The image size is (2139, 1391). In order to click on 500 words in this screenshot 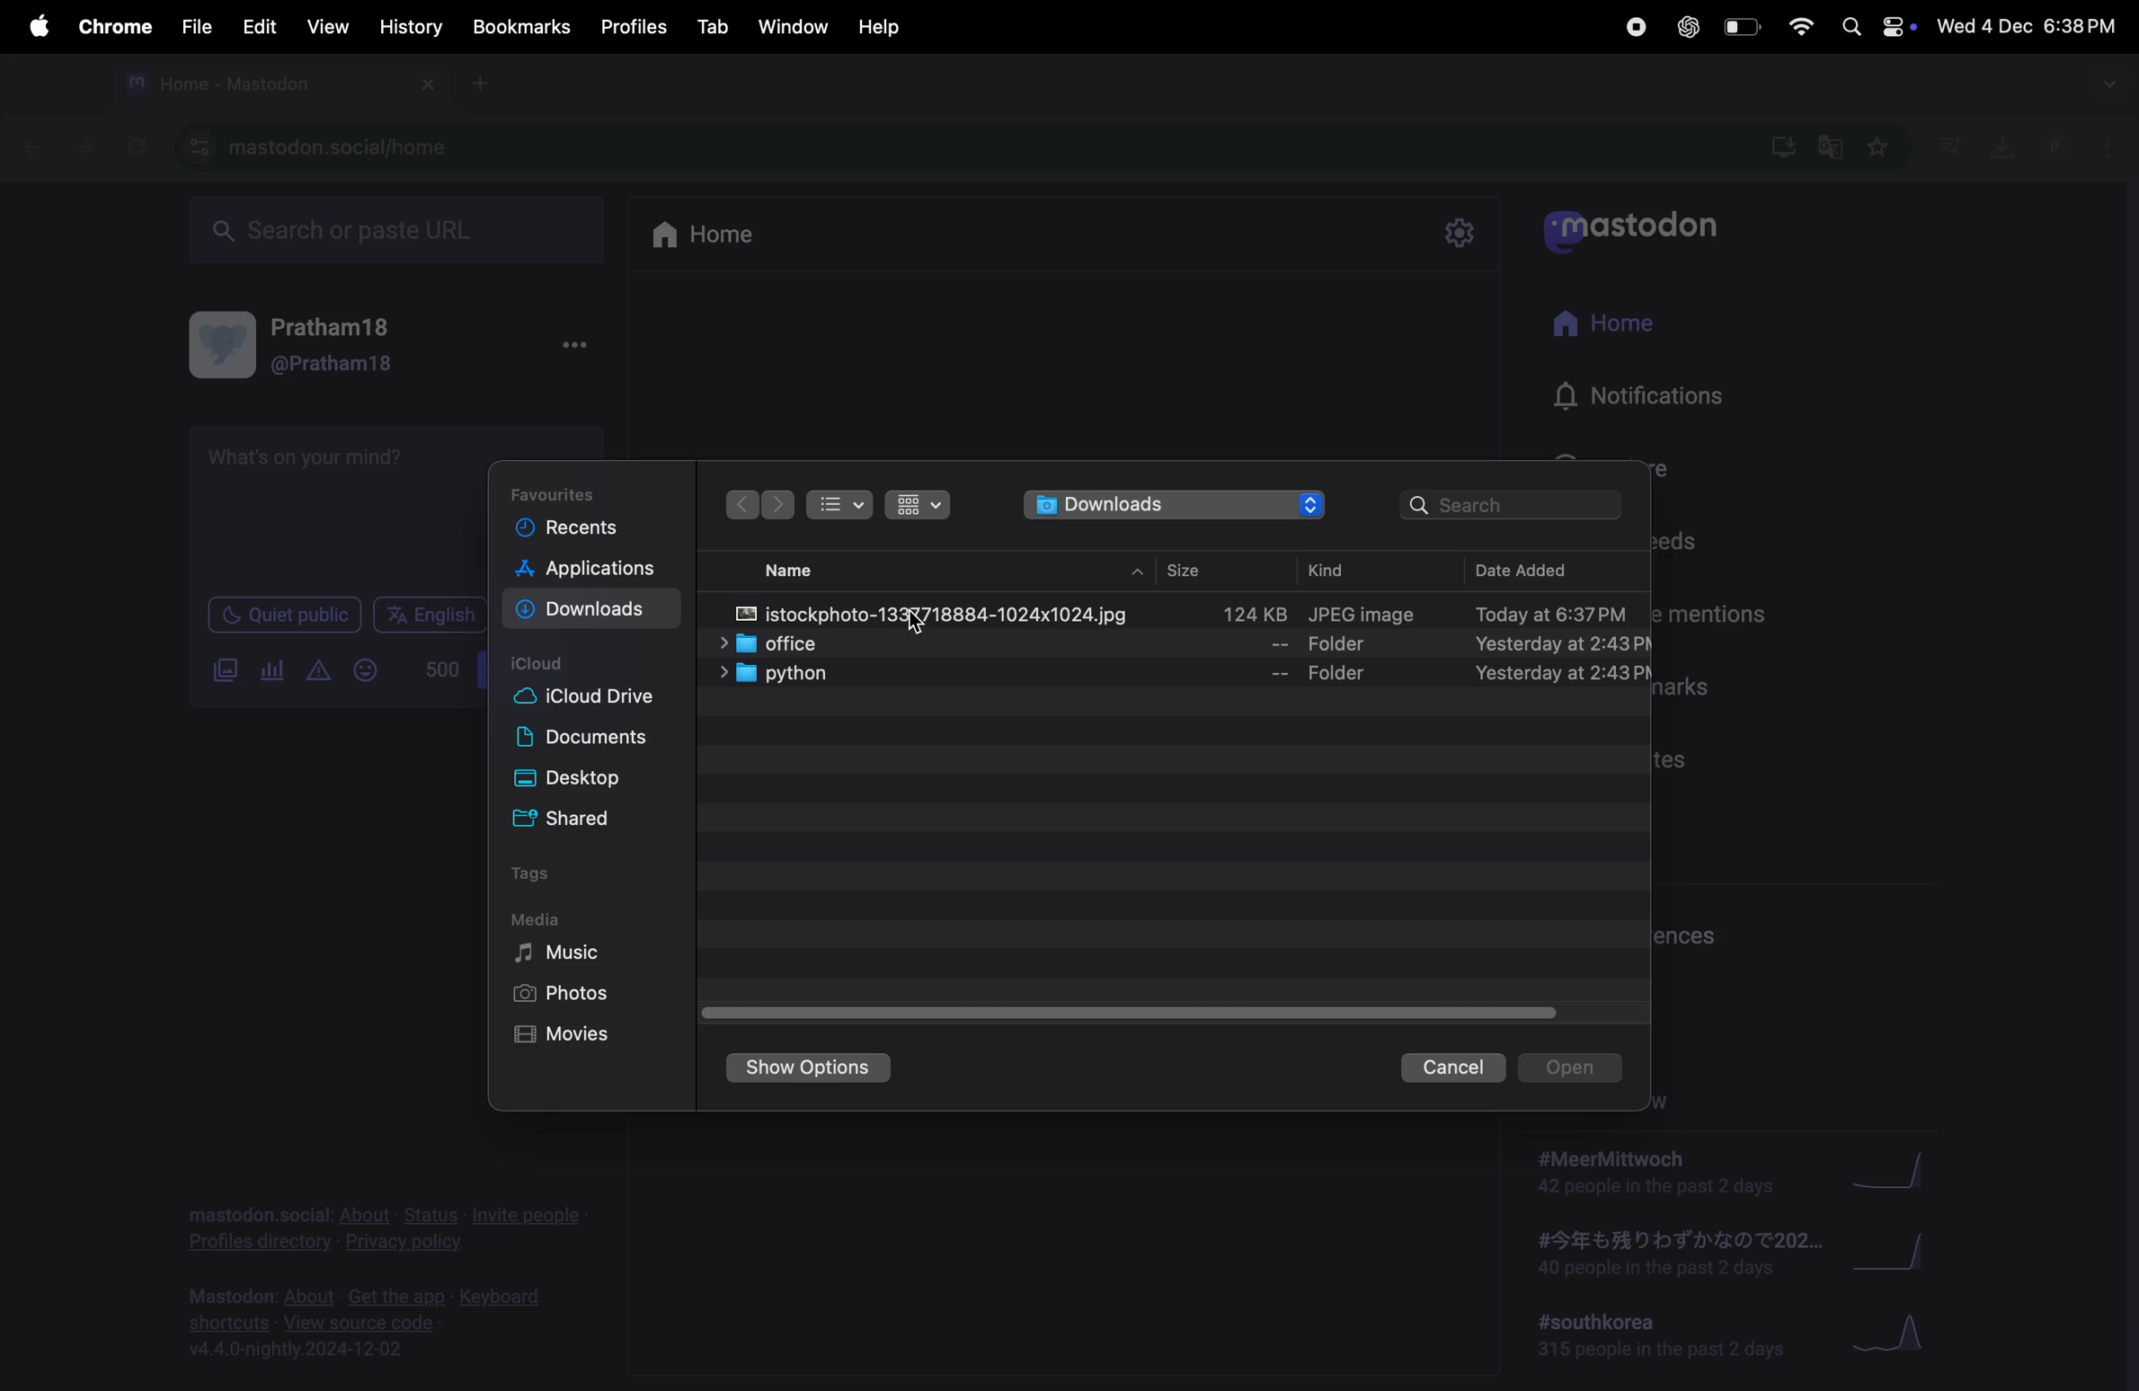, I will do `click(439, 669)`.